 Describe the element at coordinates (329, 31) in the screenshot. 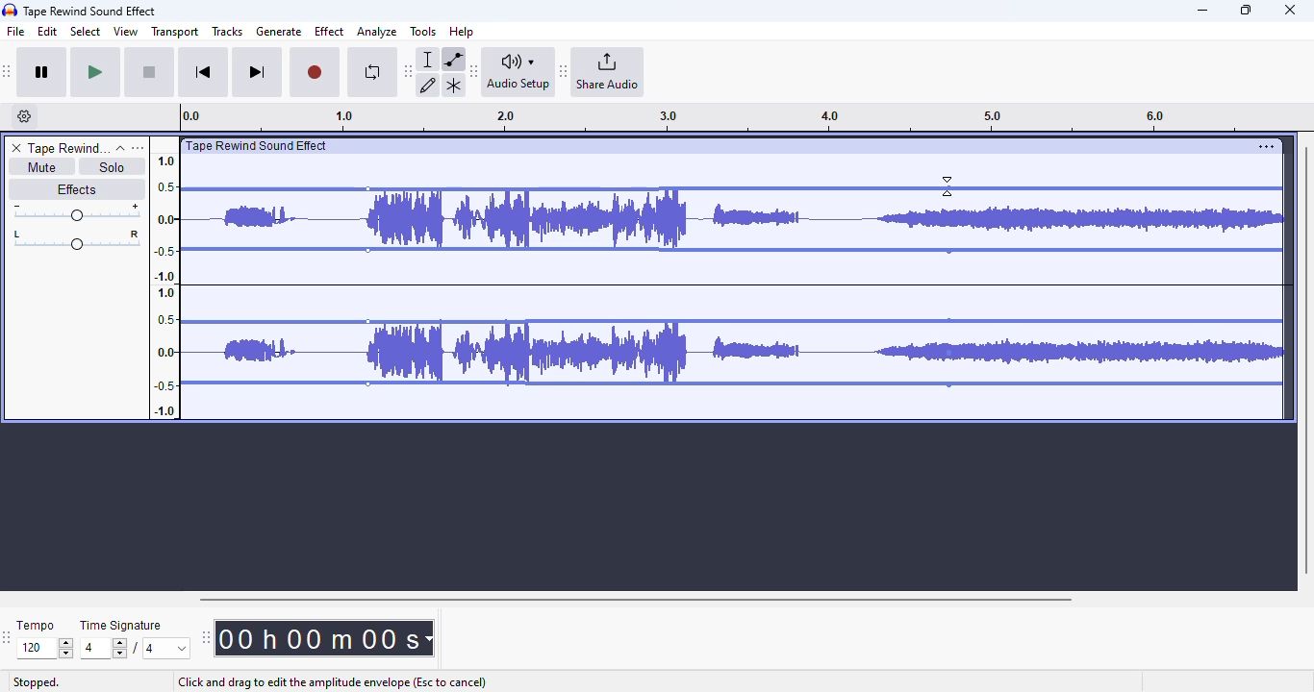

I see `effect` at that location.